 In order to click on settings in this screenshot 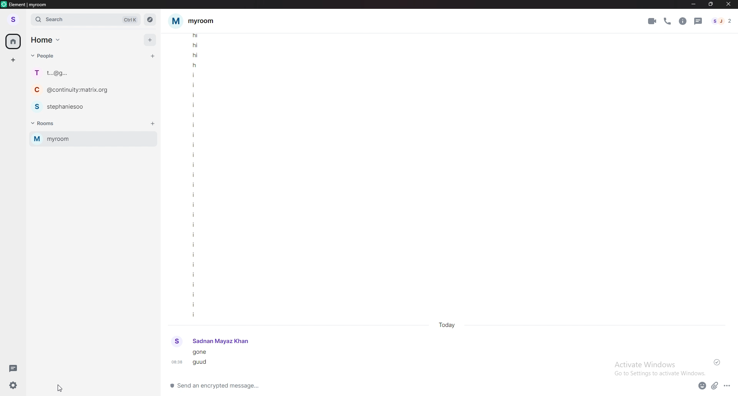, I will do `click(12, 385)`.